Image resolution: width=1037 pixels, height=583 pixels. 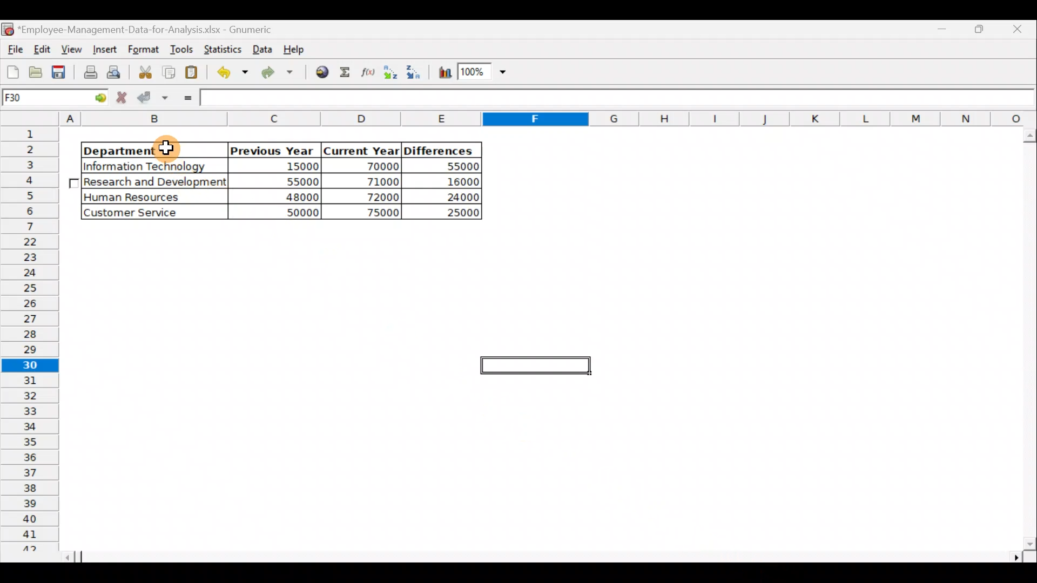 What do you see at coordinates (374, 181) in the screenshot?
I see `71000` at bounding box center [374, 181].